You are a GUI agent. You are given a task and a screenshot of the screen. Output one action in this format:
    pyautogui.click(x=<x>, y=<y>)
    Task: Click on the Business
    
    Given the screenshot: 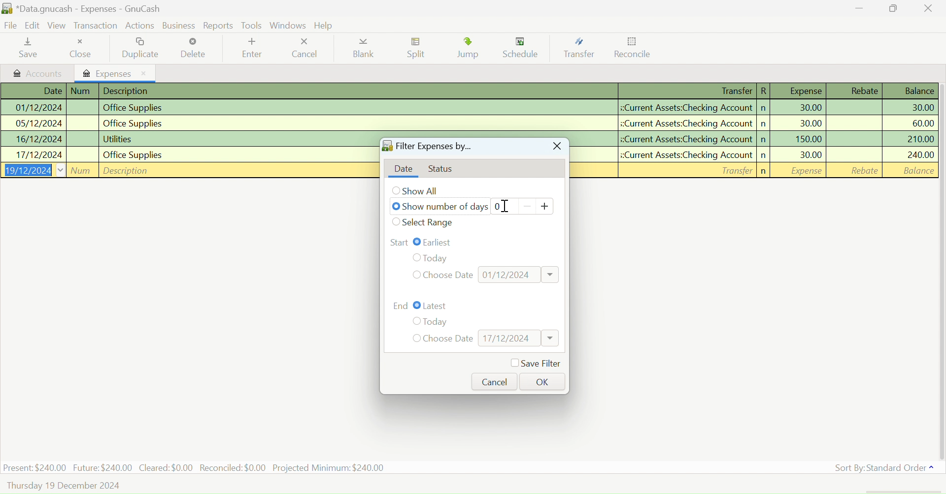 What is the action you would take?
    pyautogui.click(x=180, y=26)
    